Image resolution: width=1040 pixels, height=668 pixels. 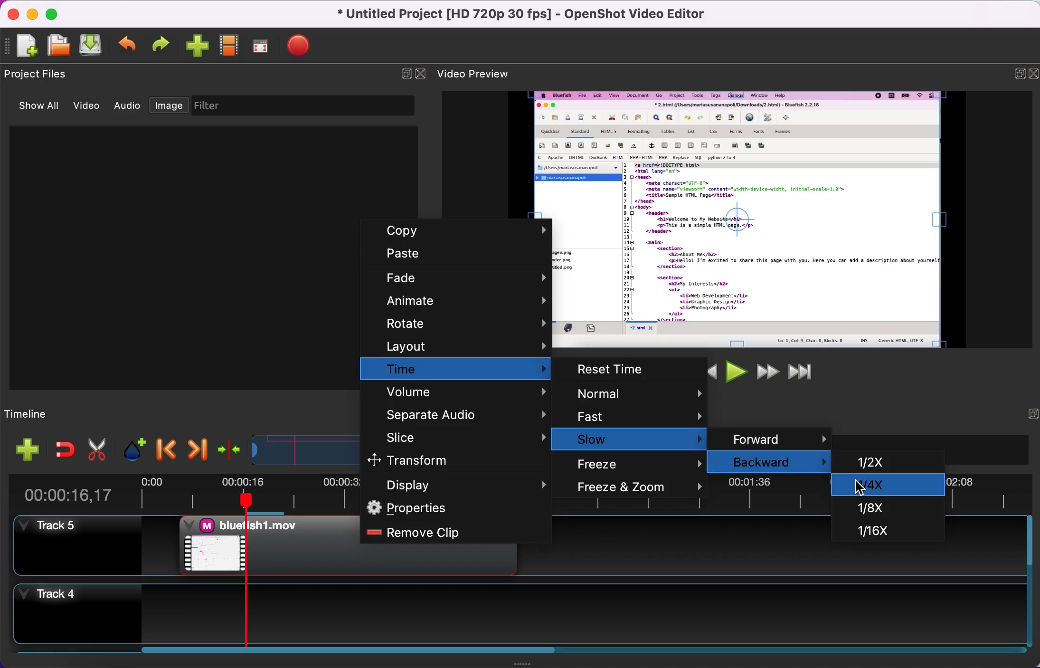 What do you see at coordinates (460, 436) in the screenshot?
I see `slice` at bounding box center [460, 436].